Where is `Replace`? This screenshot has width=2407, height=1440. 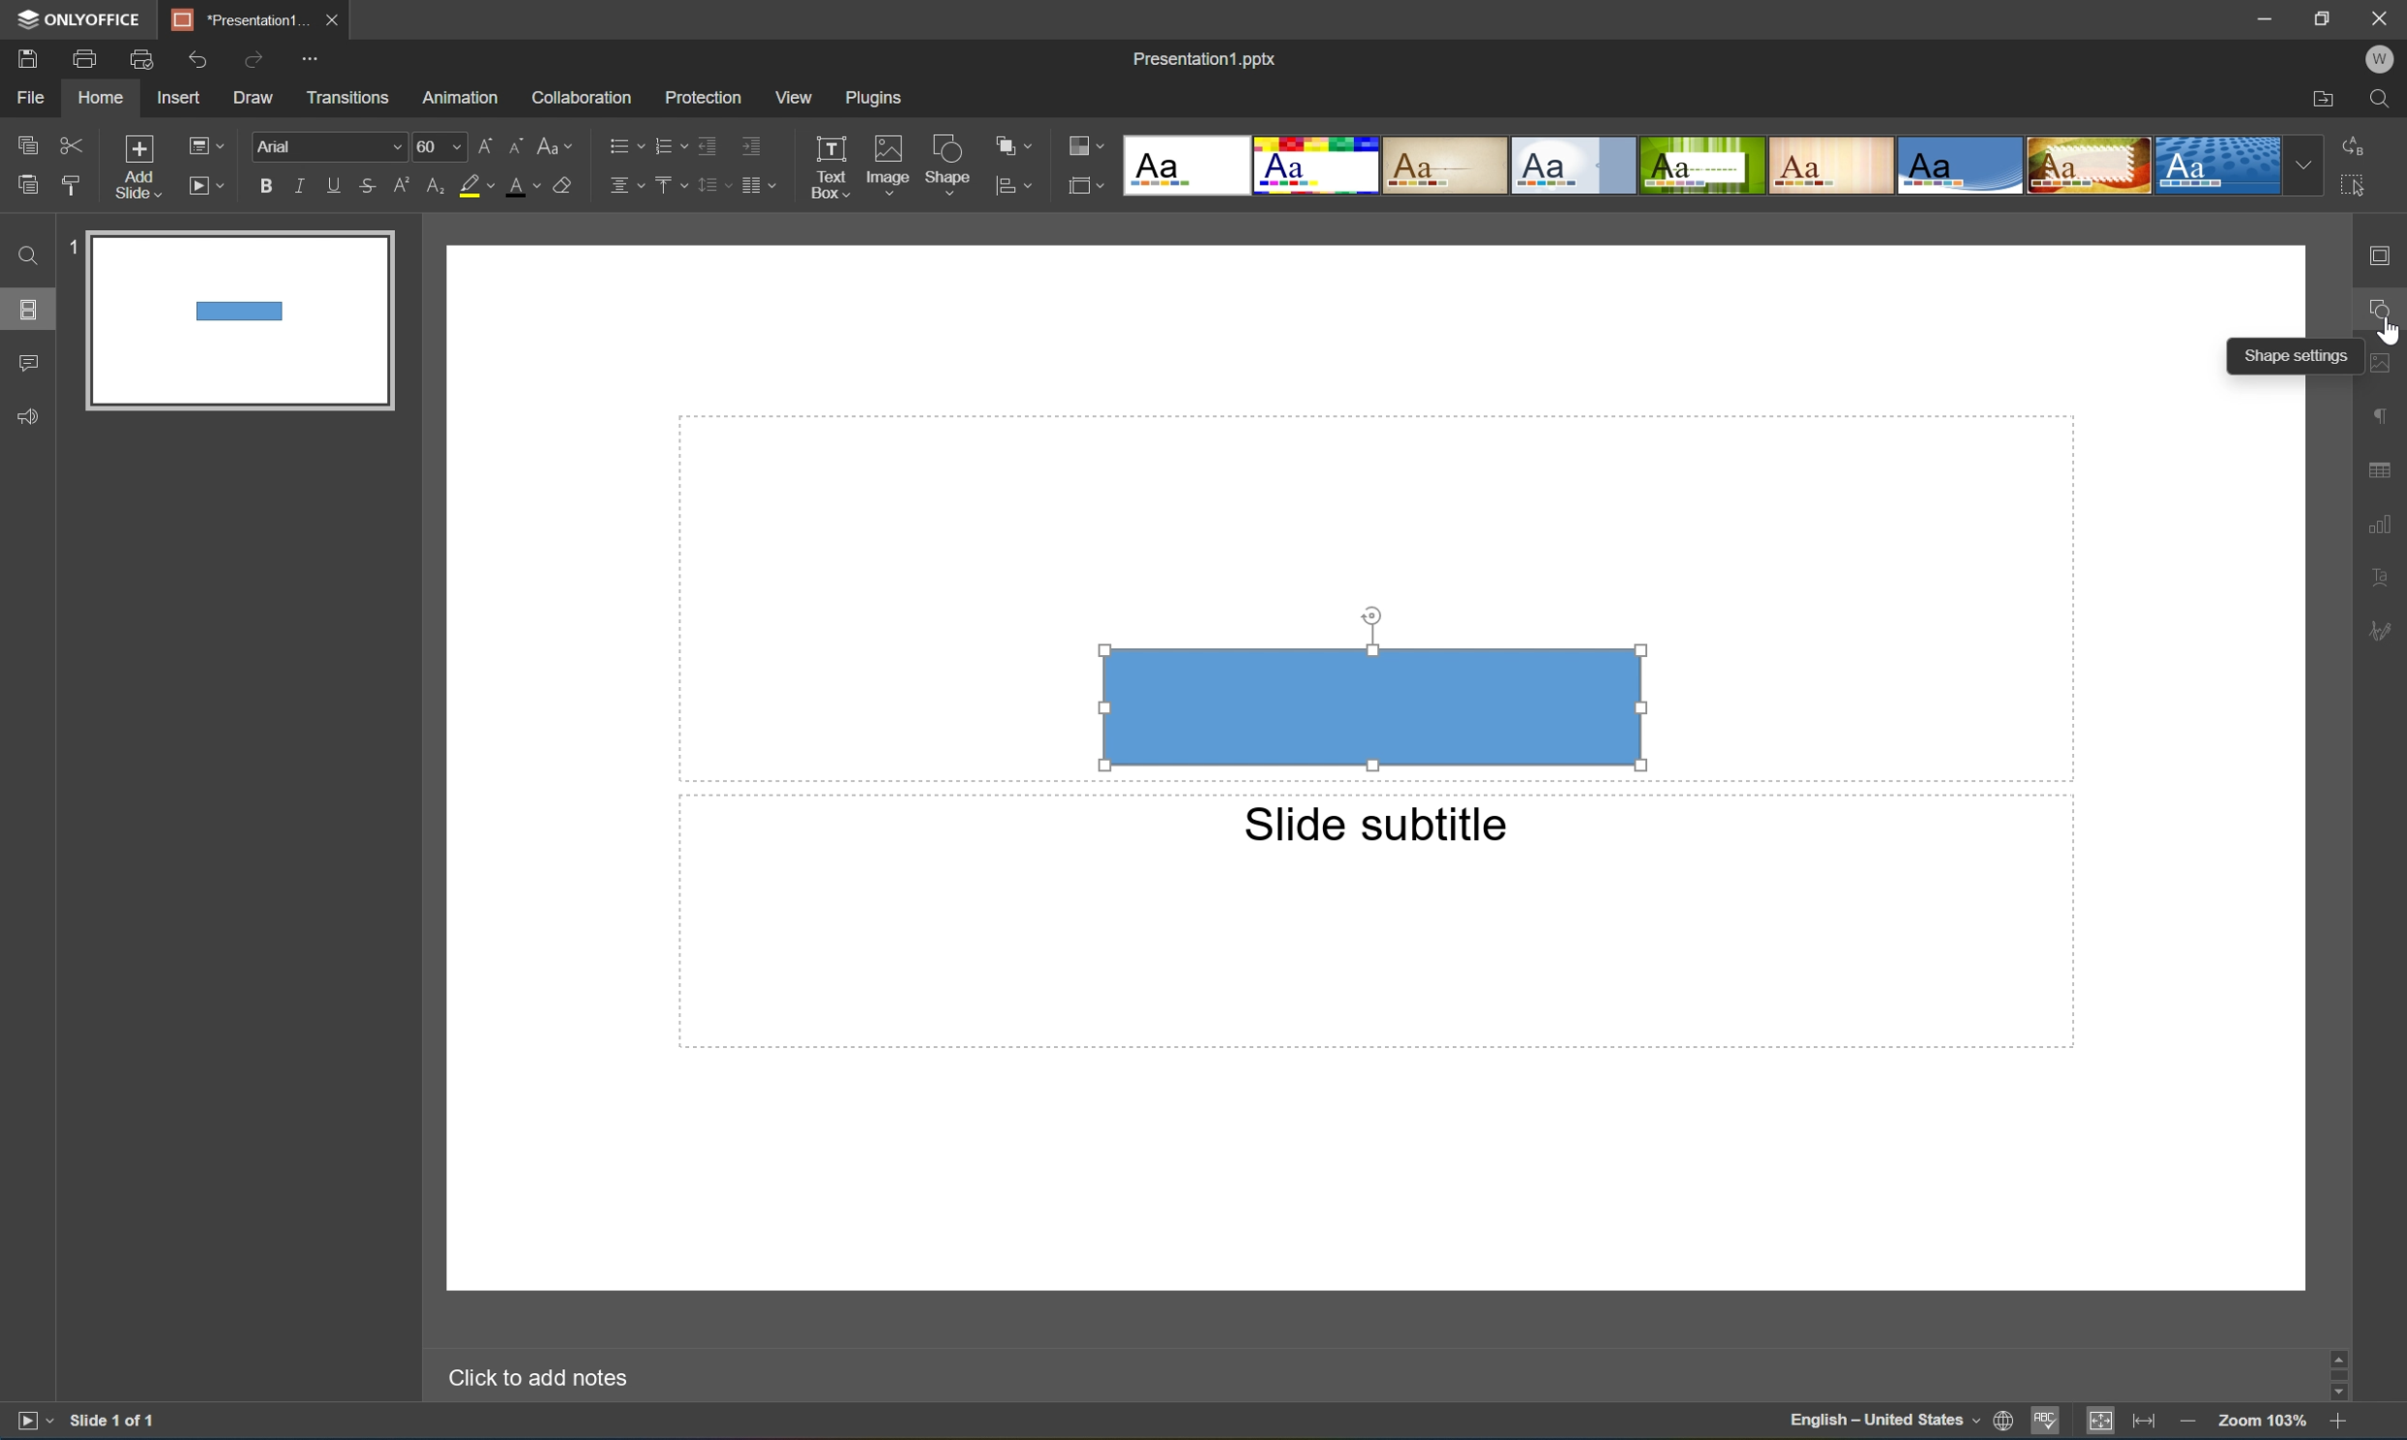
Replace is located at coordinates (2359, 144).